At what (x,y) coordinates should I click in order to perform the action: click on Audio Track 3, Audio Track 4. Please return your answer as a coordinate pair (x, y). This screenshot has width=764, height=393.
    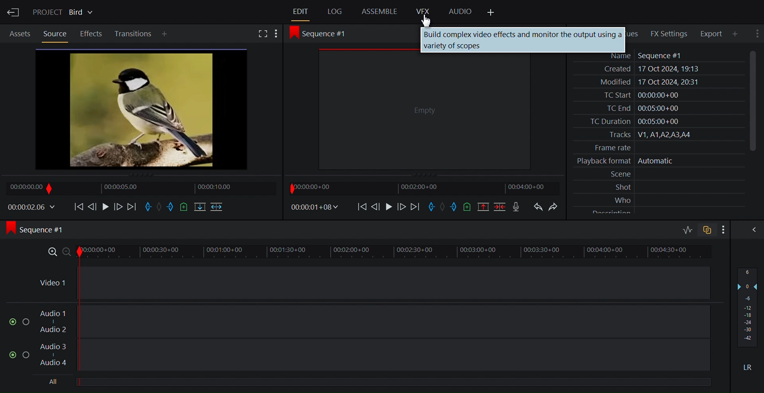
    Looking at the image, I should click on (372, 356).